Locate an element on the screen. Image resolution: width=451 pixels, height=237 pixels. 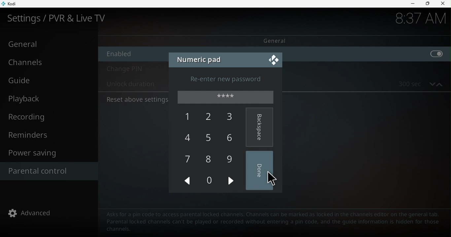
8 is located at coordinates (210, 159).